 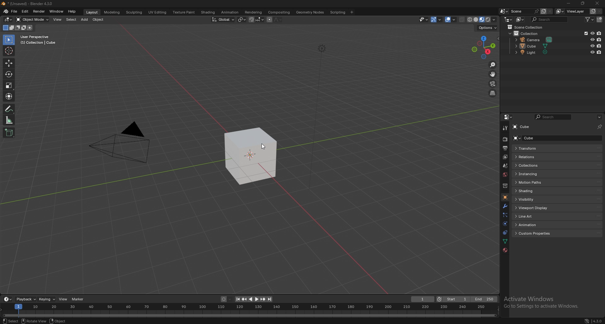 I want to click on add cube, so click(x=9, y=132).